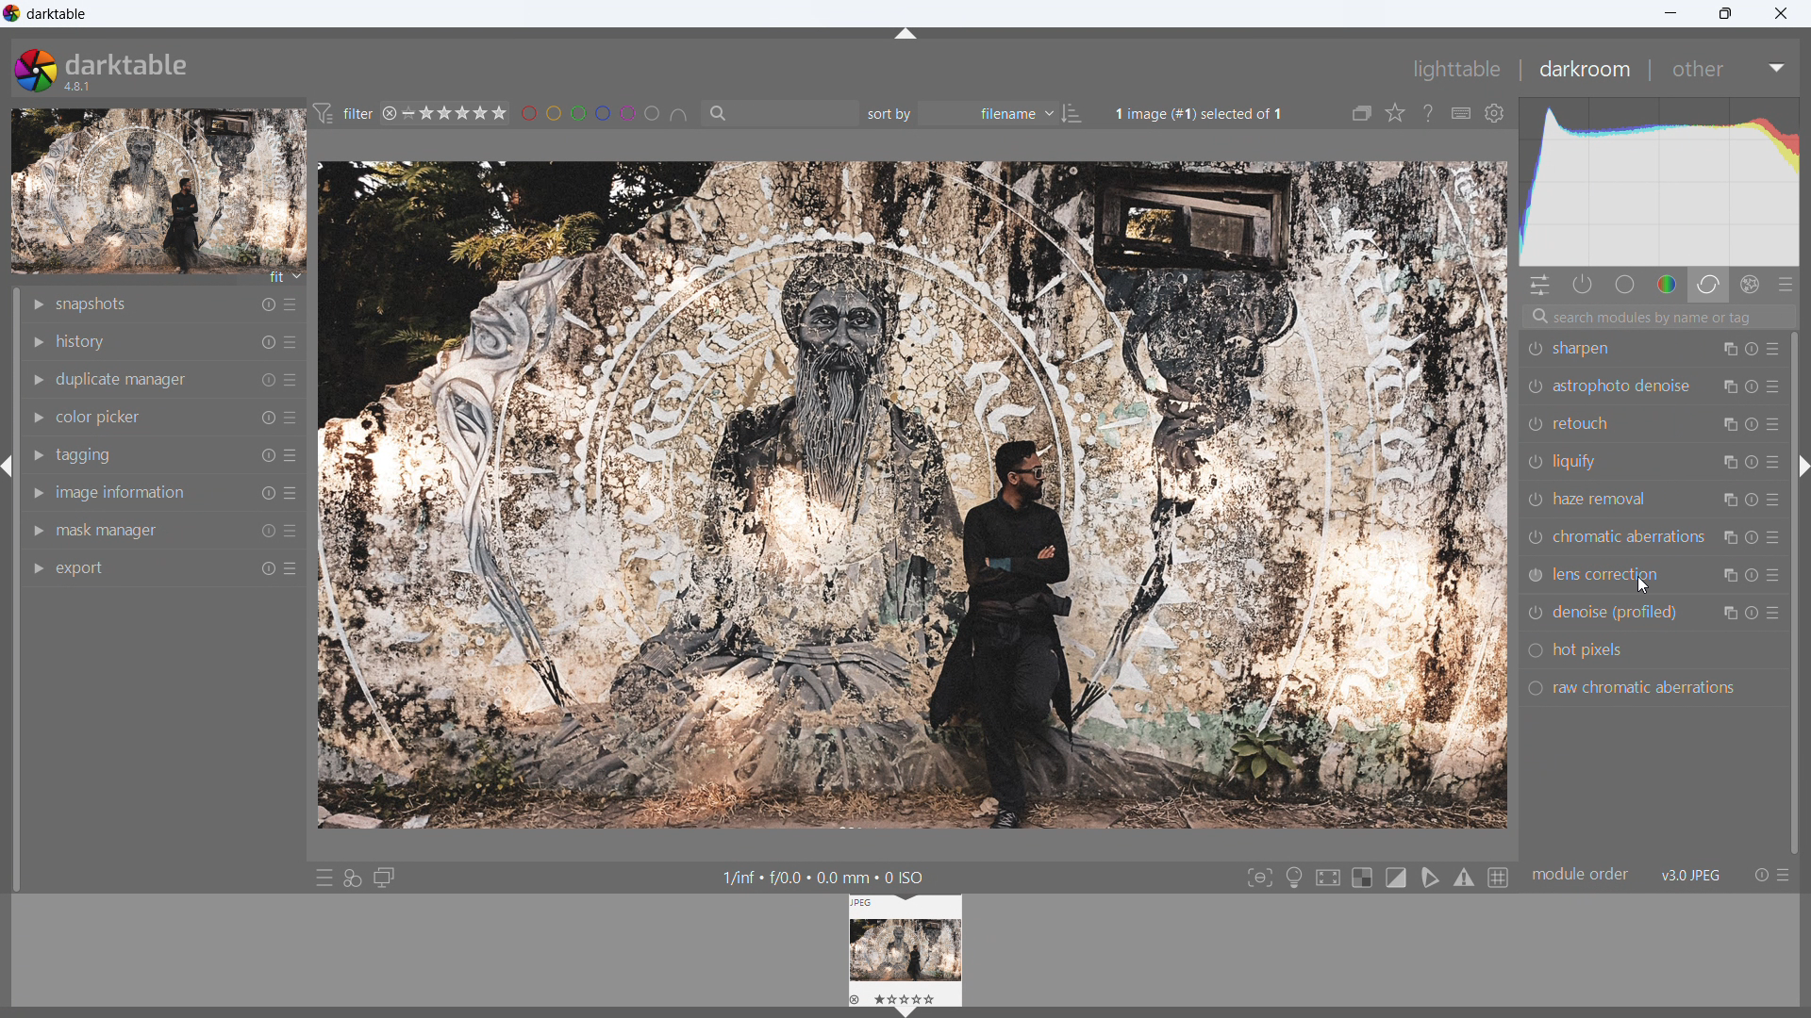 The width and height of the screenshot is (1811, 1018). I want to click on maximize, so click(1725, 14).